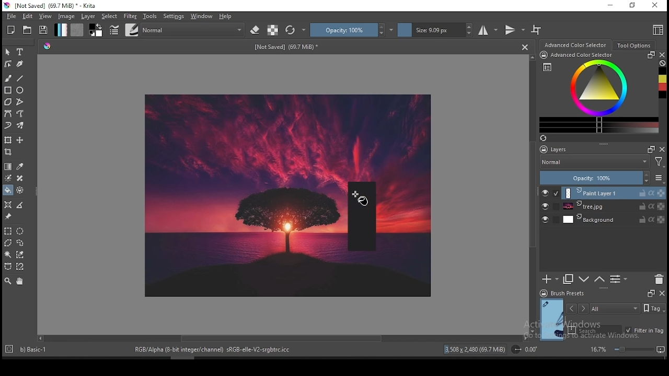  Describe the element at coordinates (663, 55) in the screenshot. I see `close docker` at that location.